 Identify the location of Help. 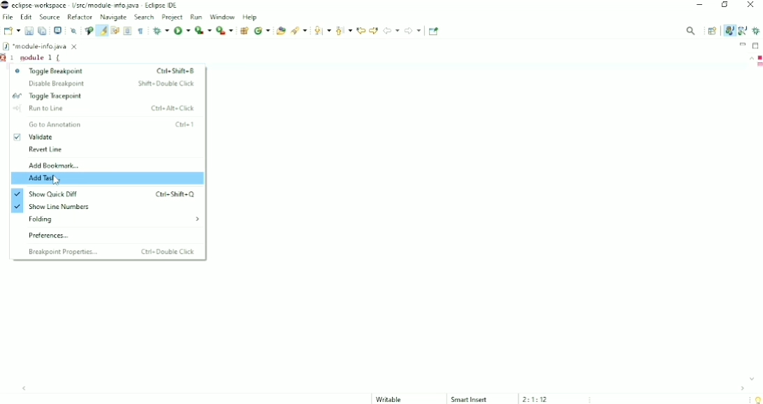
(250, 17).